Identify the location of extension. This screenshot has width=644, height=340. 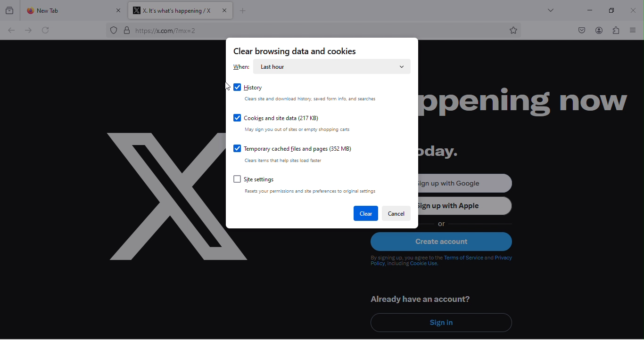
(616, 31).